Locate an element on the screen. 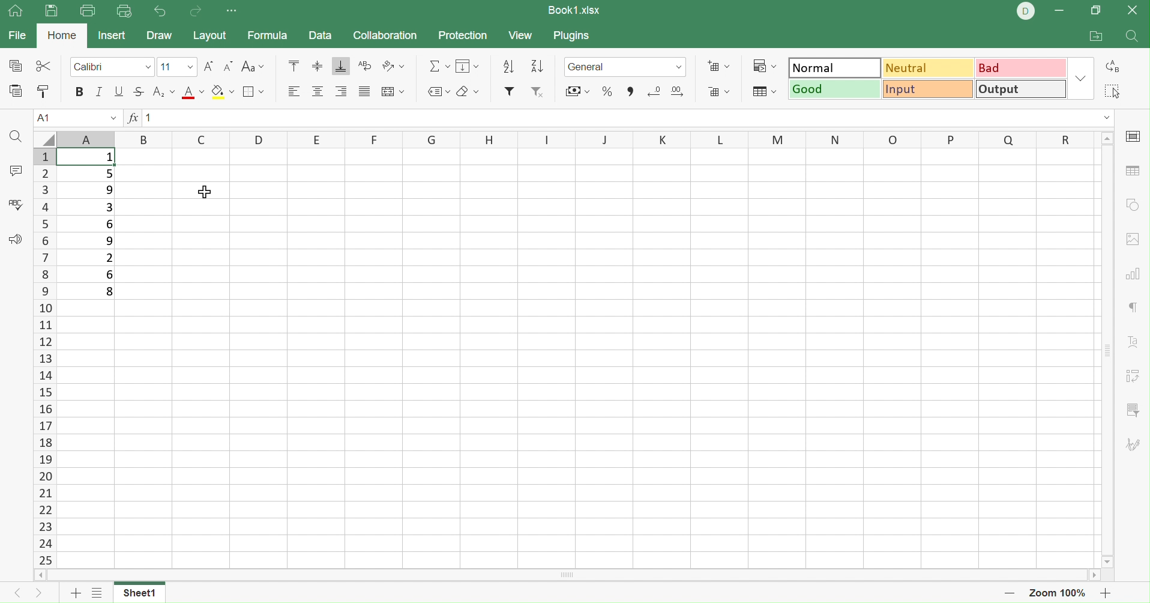 This screenshot has height=603, width=1150. 3 is located at coordinates (108, 206).